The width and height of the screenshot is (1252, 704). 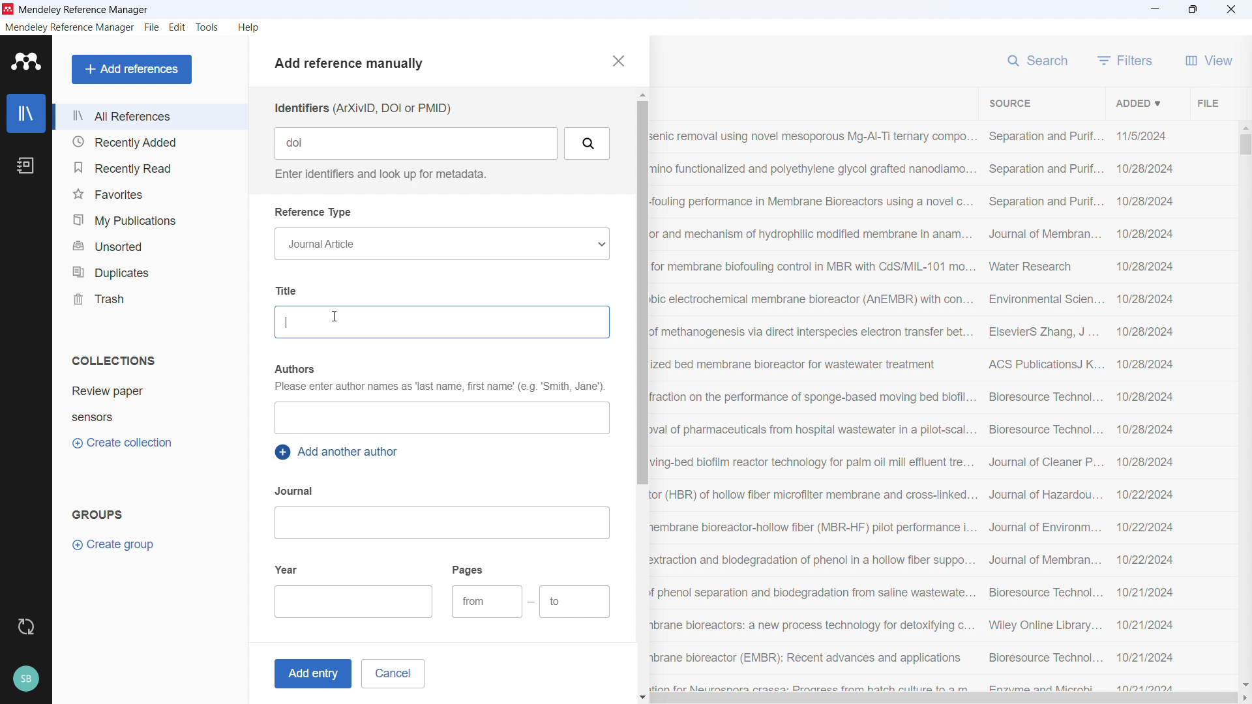 I want to click on Close, so click(x=1231, y=10).